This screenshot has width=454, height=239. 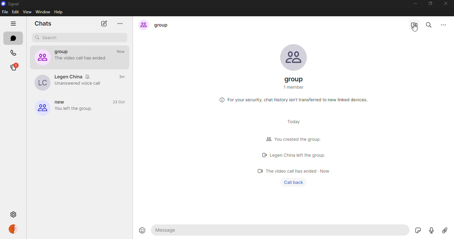 I want to click on chats, so click(x=14, y=39).